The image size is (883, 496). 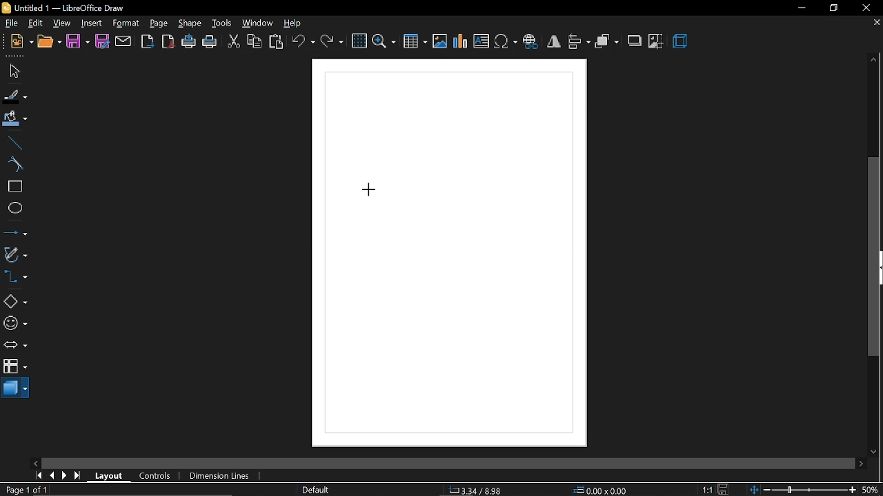 I want to click on move down, so click(x=874, y=453).